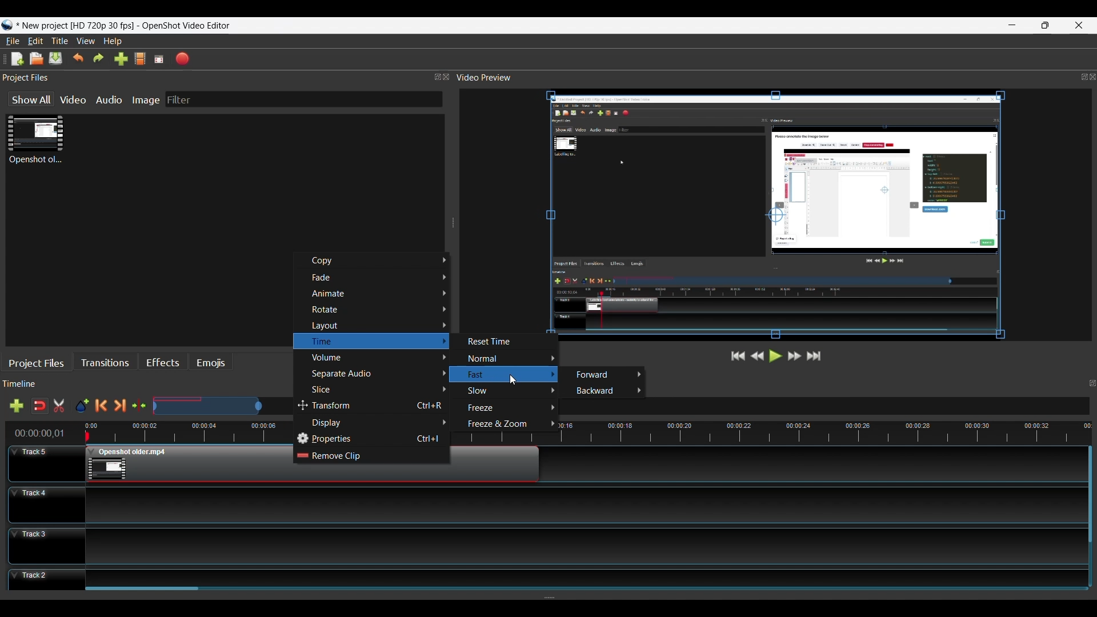 This screenshot has width=1097, height=617. What do you see at coordinates (61, 42) in the screenshot?
I see `Title` at bounding box center [61, 42].